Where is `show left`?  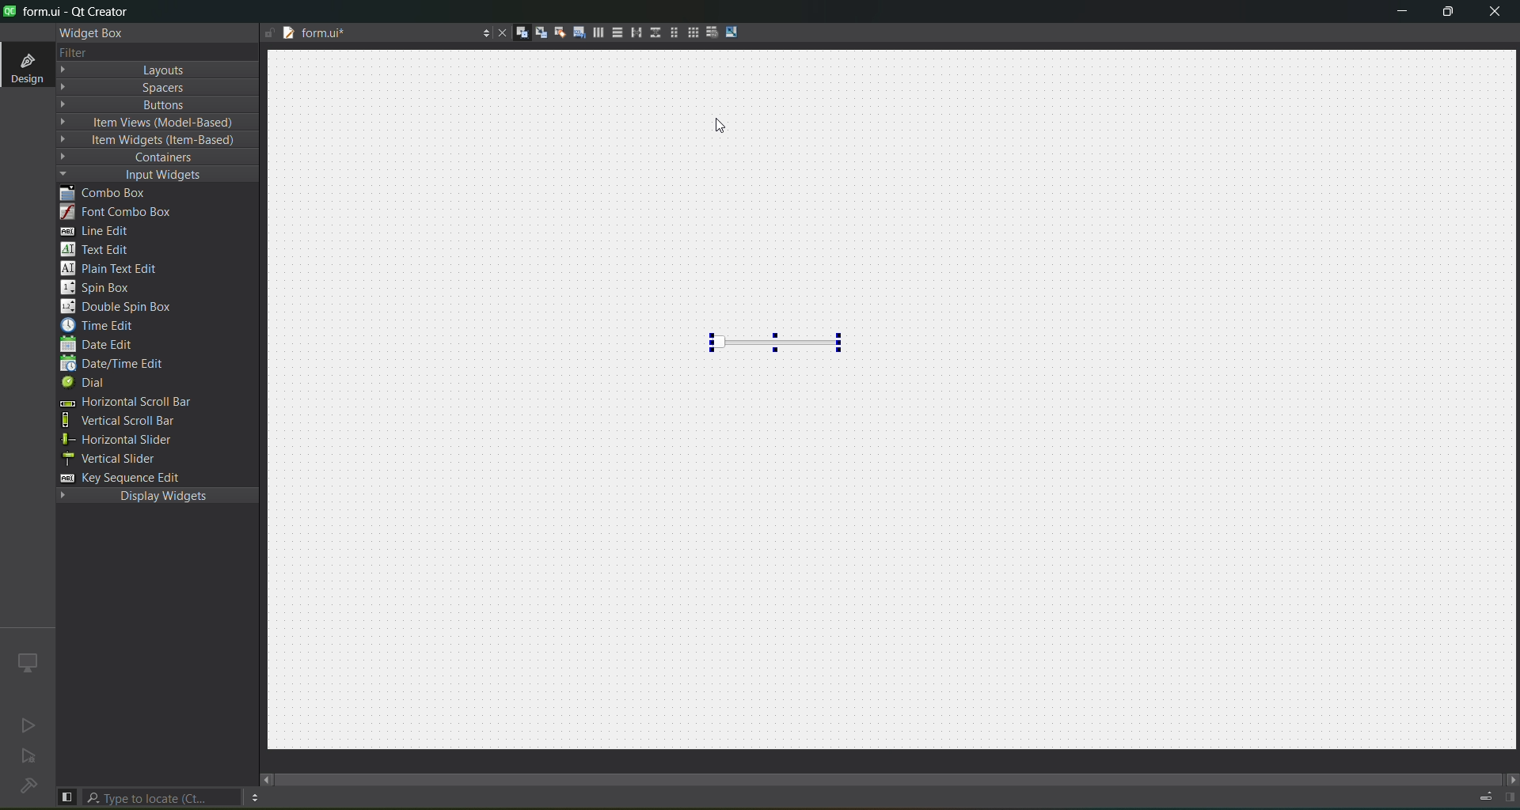
show left is located at coordinates (68, 796).